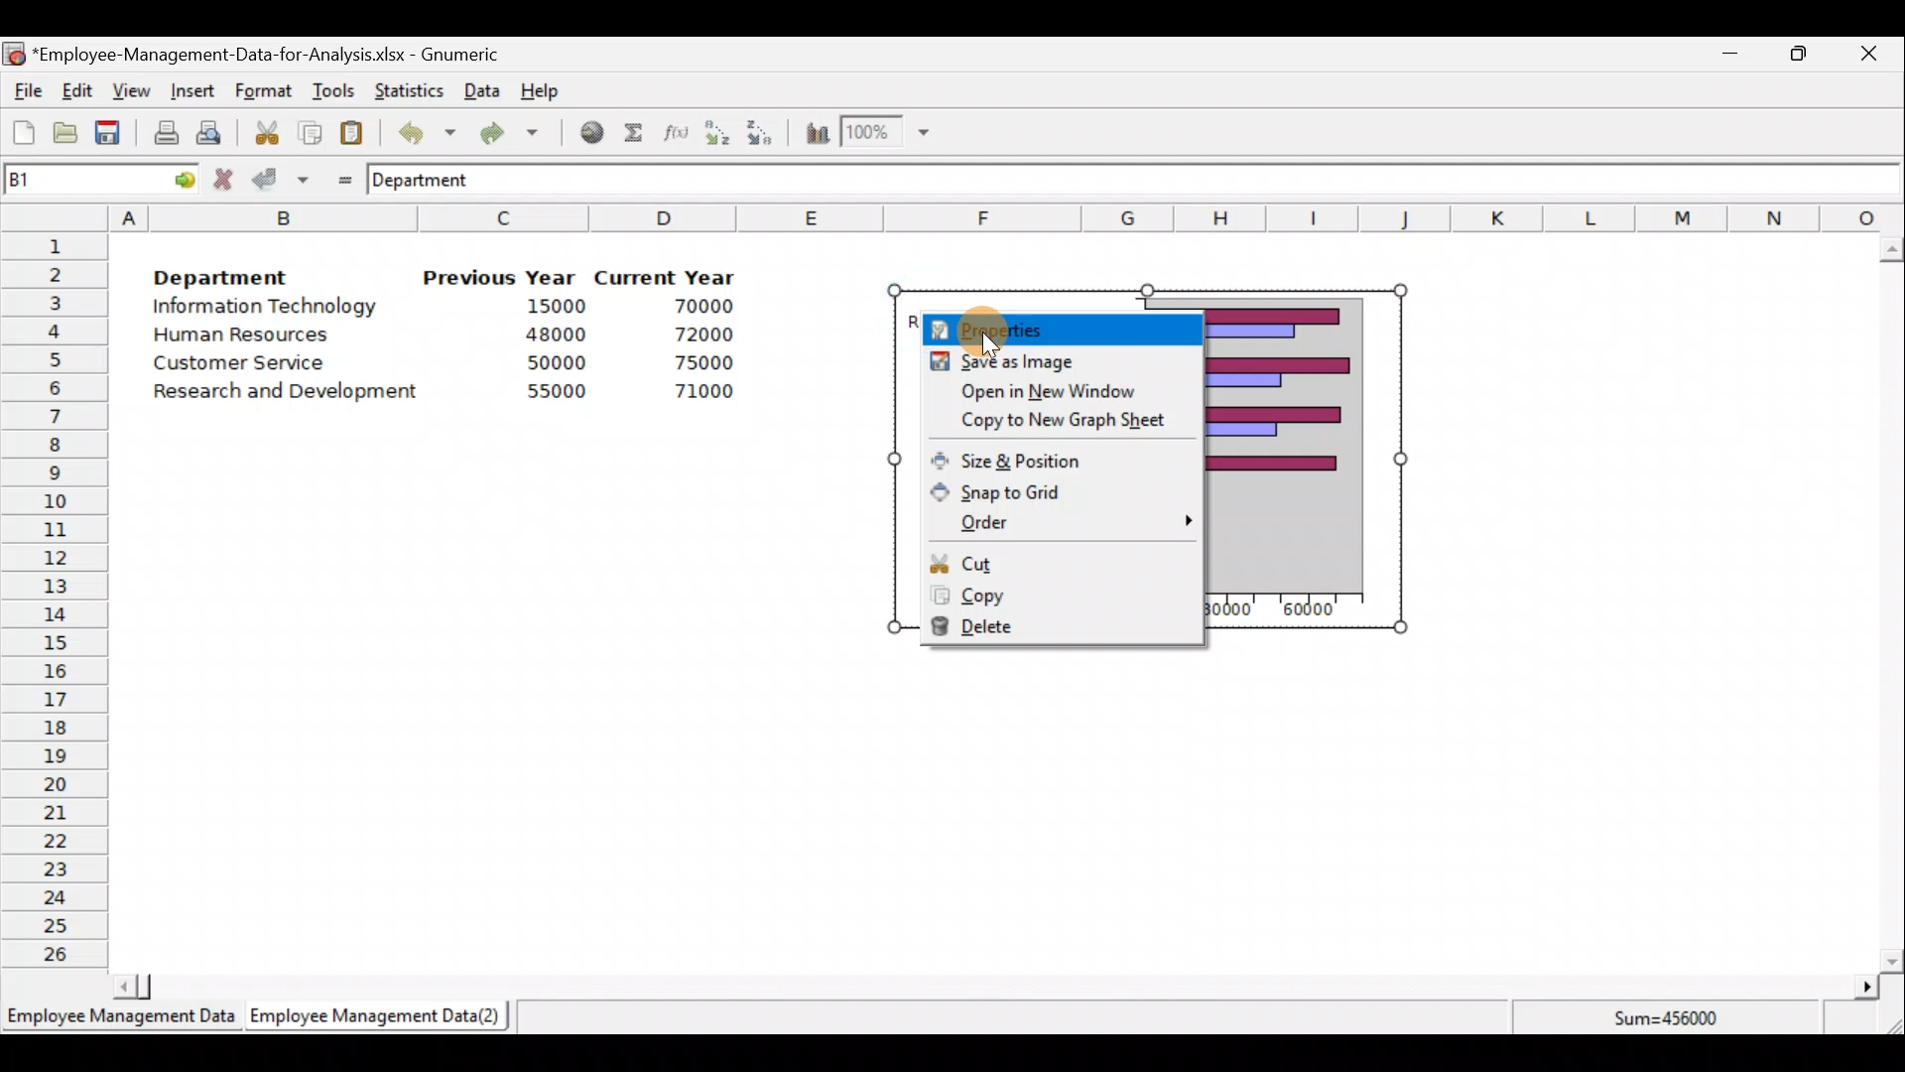 Image resolution: width=1905 pixels, height=1072 pixels. I want to click on Cells, so click(993, 804).